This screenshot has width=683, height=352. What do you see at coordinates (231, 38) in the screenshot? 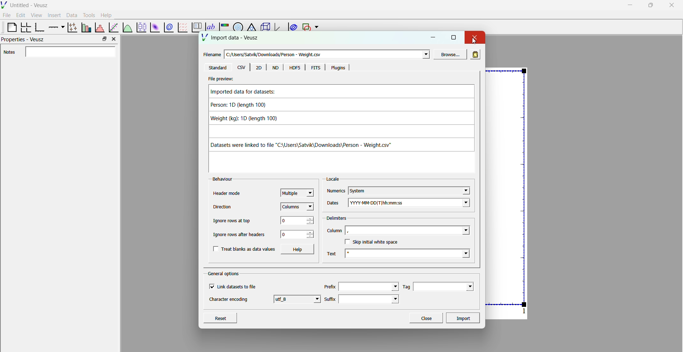
I see `Import Data - Veusz` at bounding box center [231, 38].